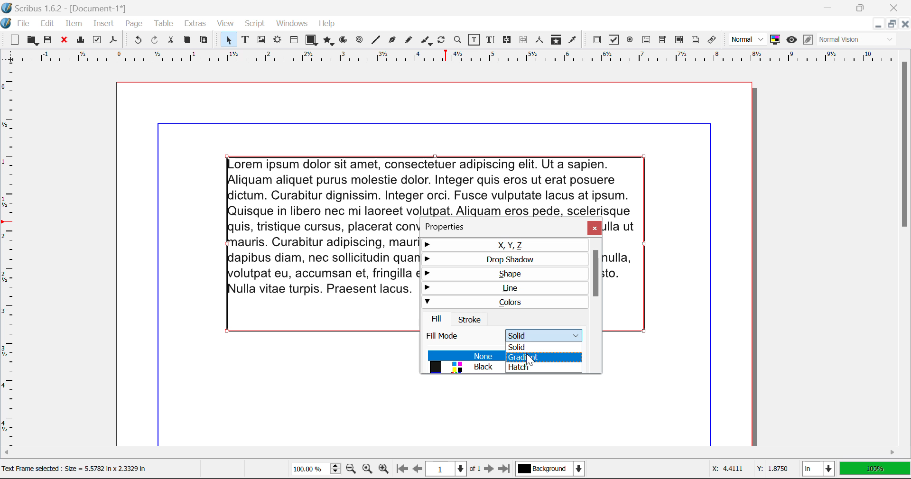  What do you see at coordinates (442, 40) in the screenshot?
I see `Rotate` at bounding box center [442, 40].